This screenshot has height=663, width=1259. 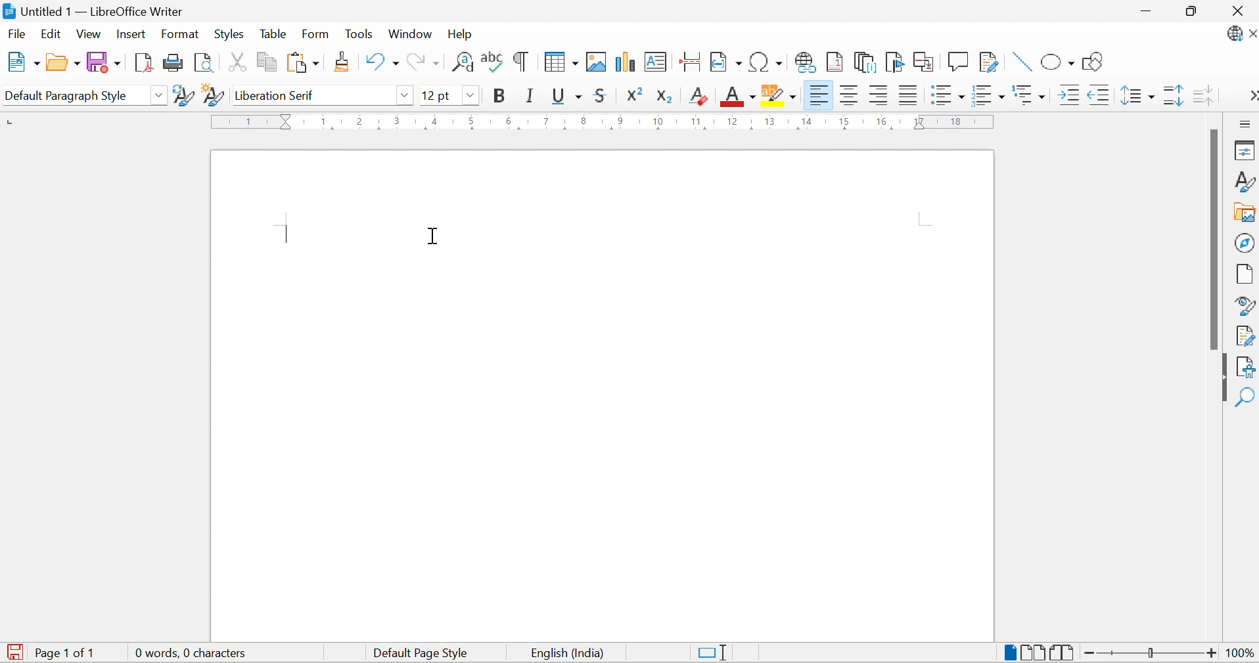 What do you see at coordinates (1088, 652) in the screenshot?
I see `Zoom Out` at bounding box center [1088, 652].